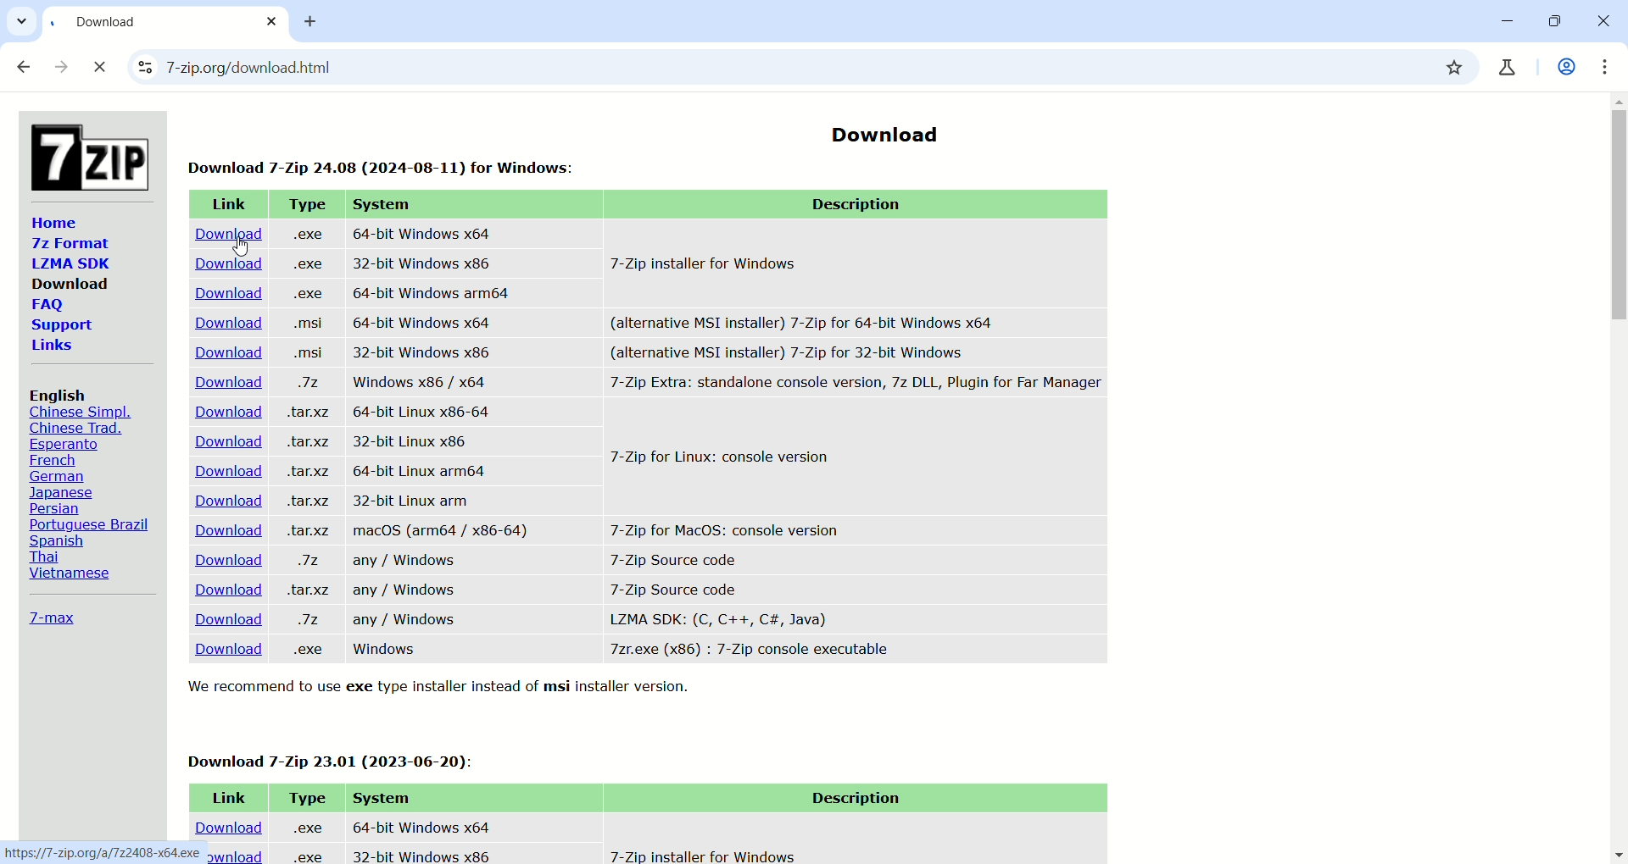 Image resolution: width=1628 pixels, height=864 pixels. What do you see at coordinates (422, 233) in the screenshot?
I see `64-bit Windows x64` at bounding box center [422, 233].